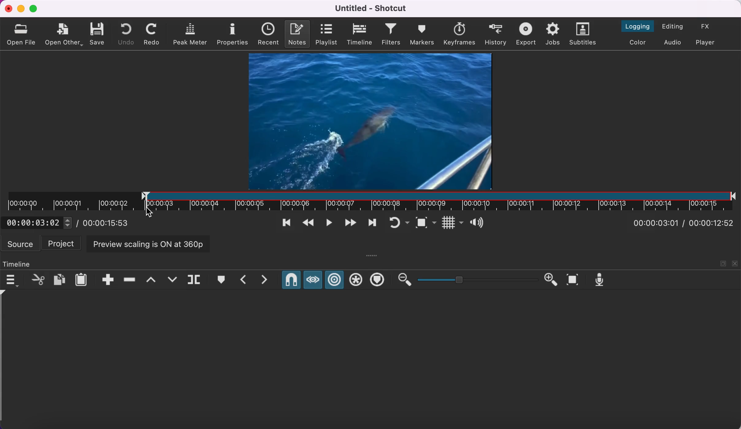  What do you see at coordinates (723, 263) in the screenshot?
I see `maximize` at bounding box center [723, 263].